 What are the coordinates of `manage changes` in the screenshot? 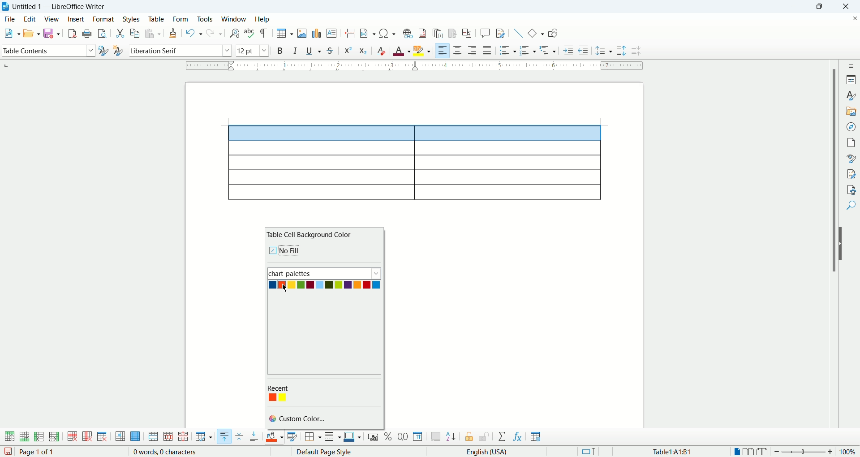 It's located at (851, 173).